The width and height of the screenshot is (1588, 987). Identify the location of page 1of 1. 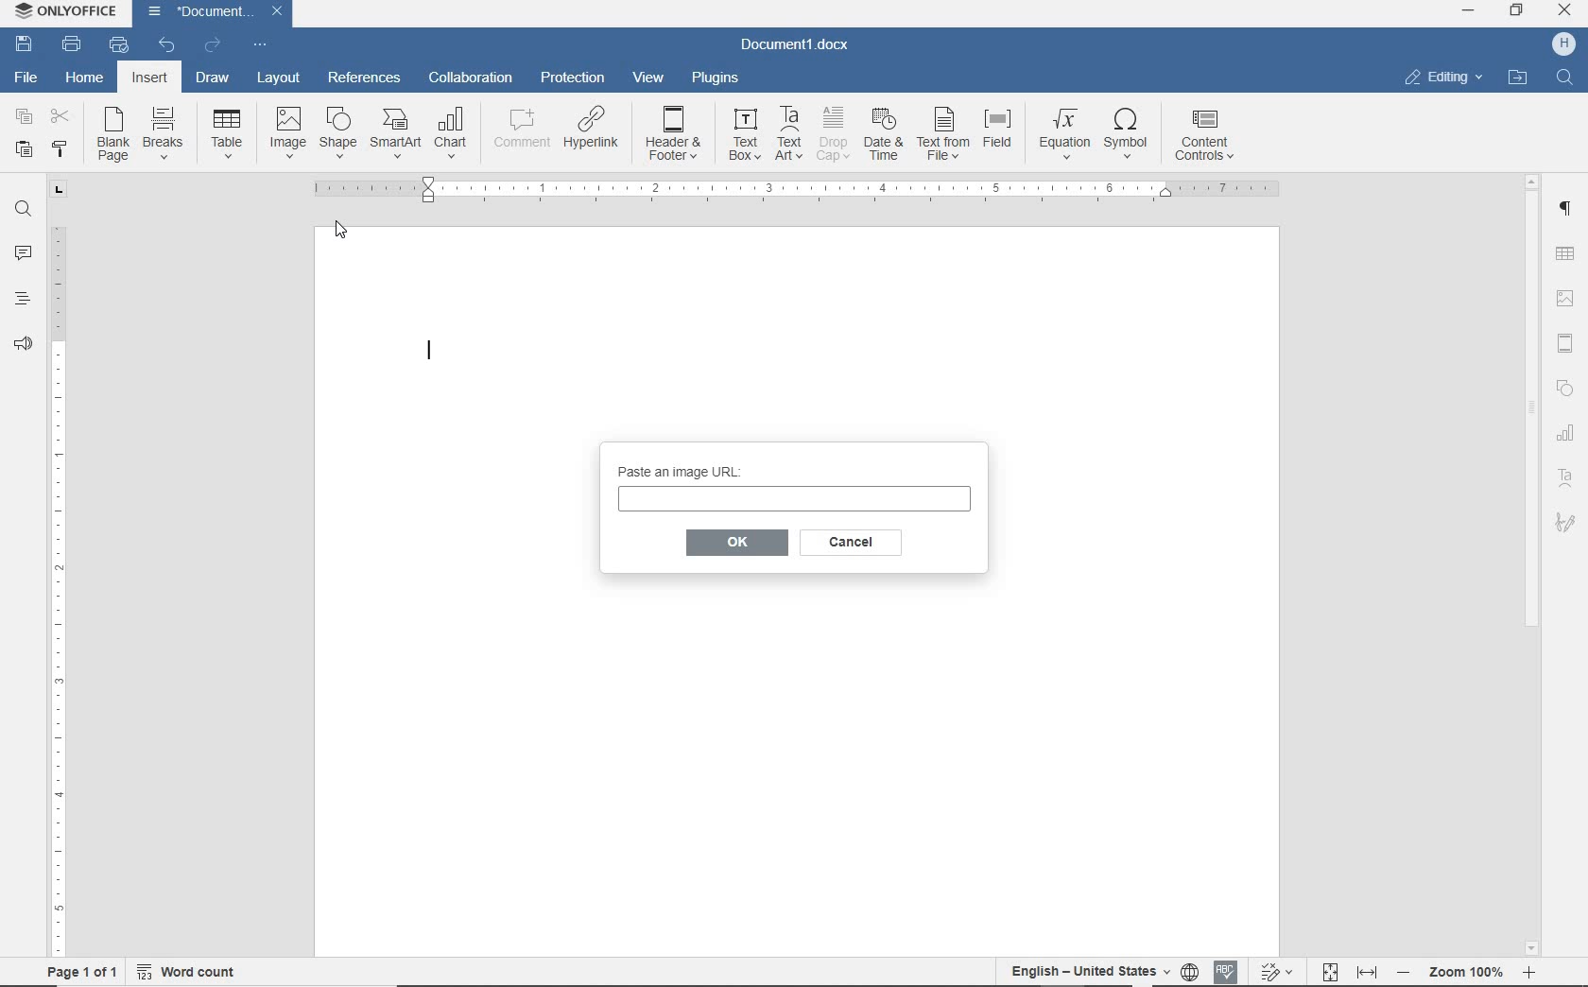
(84, 973).